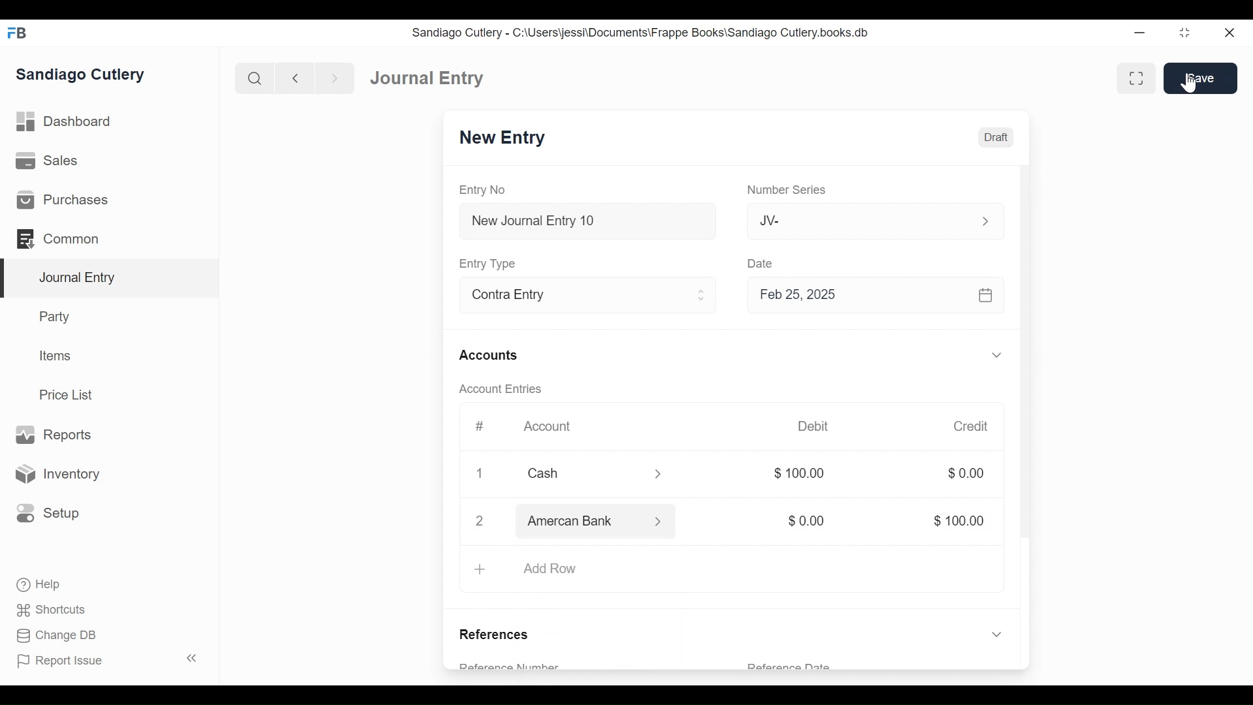 This screenshot has width=1253, height=705. Describe the element at coordinates (702, 297) in the screenshot. I see `Expand` at that location.